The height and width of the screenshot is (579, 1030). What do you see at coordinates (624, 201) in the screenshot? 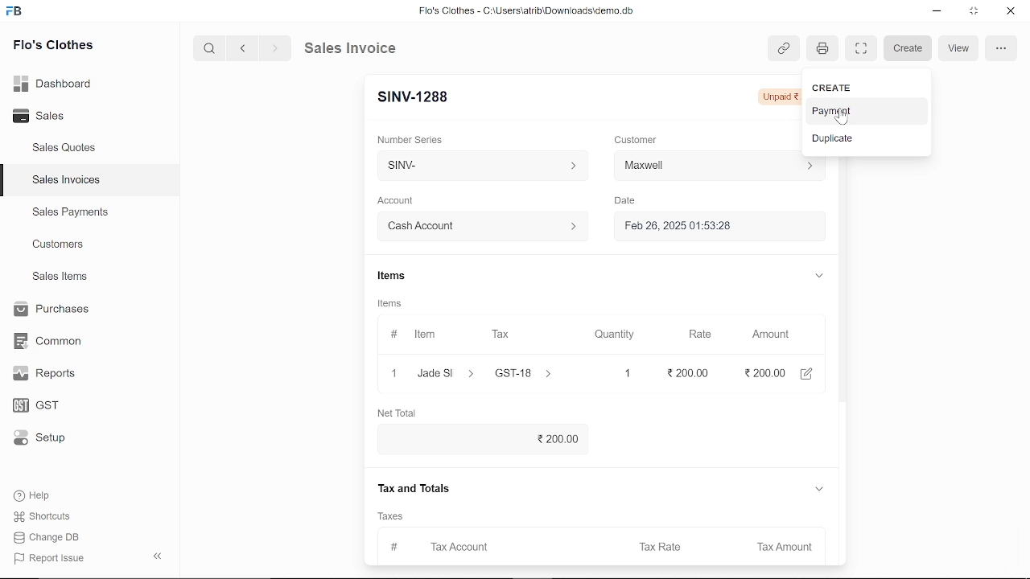
I see `Date` at bounding box center [624, 201].